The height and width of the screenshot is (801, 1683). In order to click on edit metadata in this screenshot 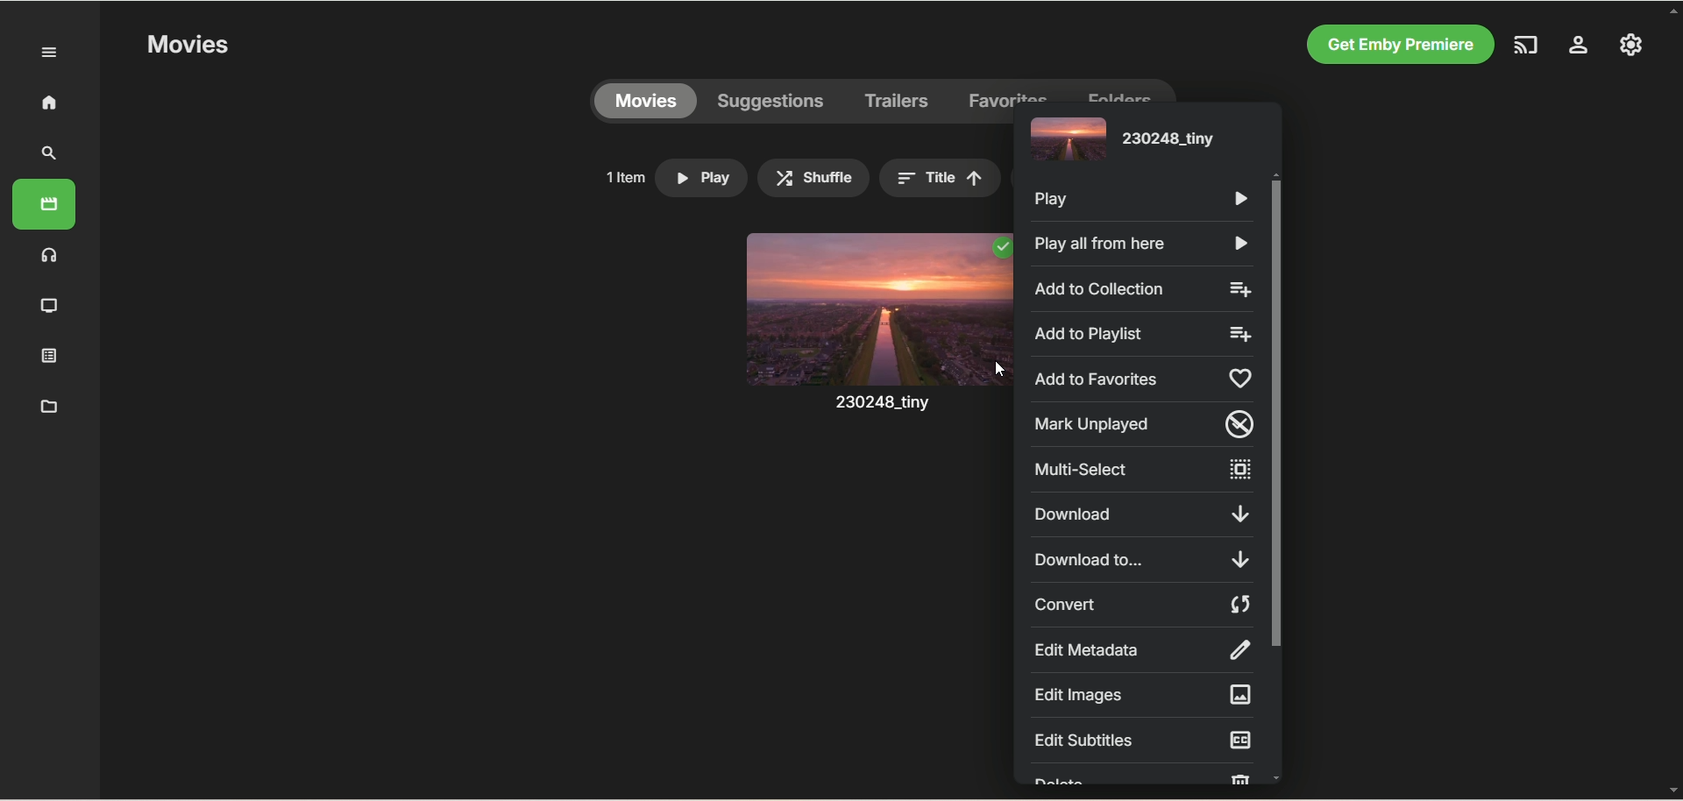, I will do `click(1140, 649)`.